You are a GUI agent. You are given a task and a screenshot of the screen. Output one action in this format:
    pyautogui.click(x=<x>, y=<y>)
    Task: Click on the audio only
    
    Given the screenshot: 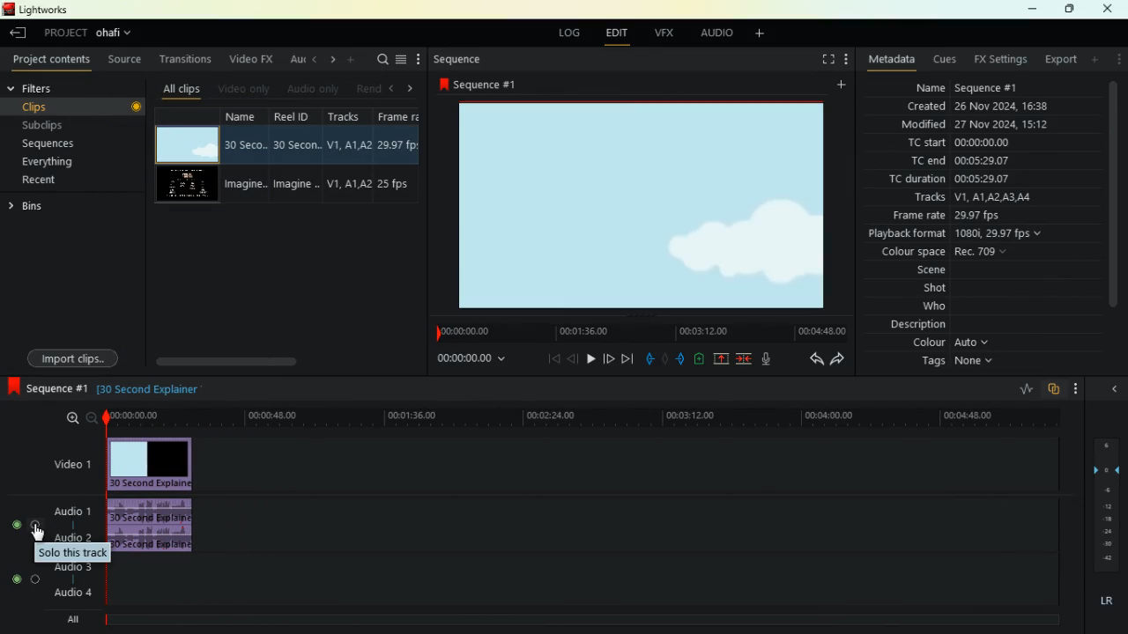 What is the action you would take?
    pyautogui.click(x=315, y=89)
    